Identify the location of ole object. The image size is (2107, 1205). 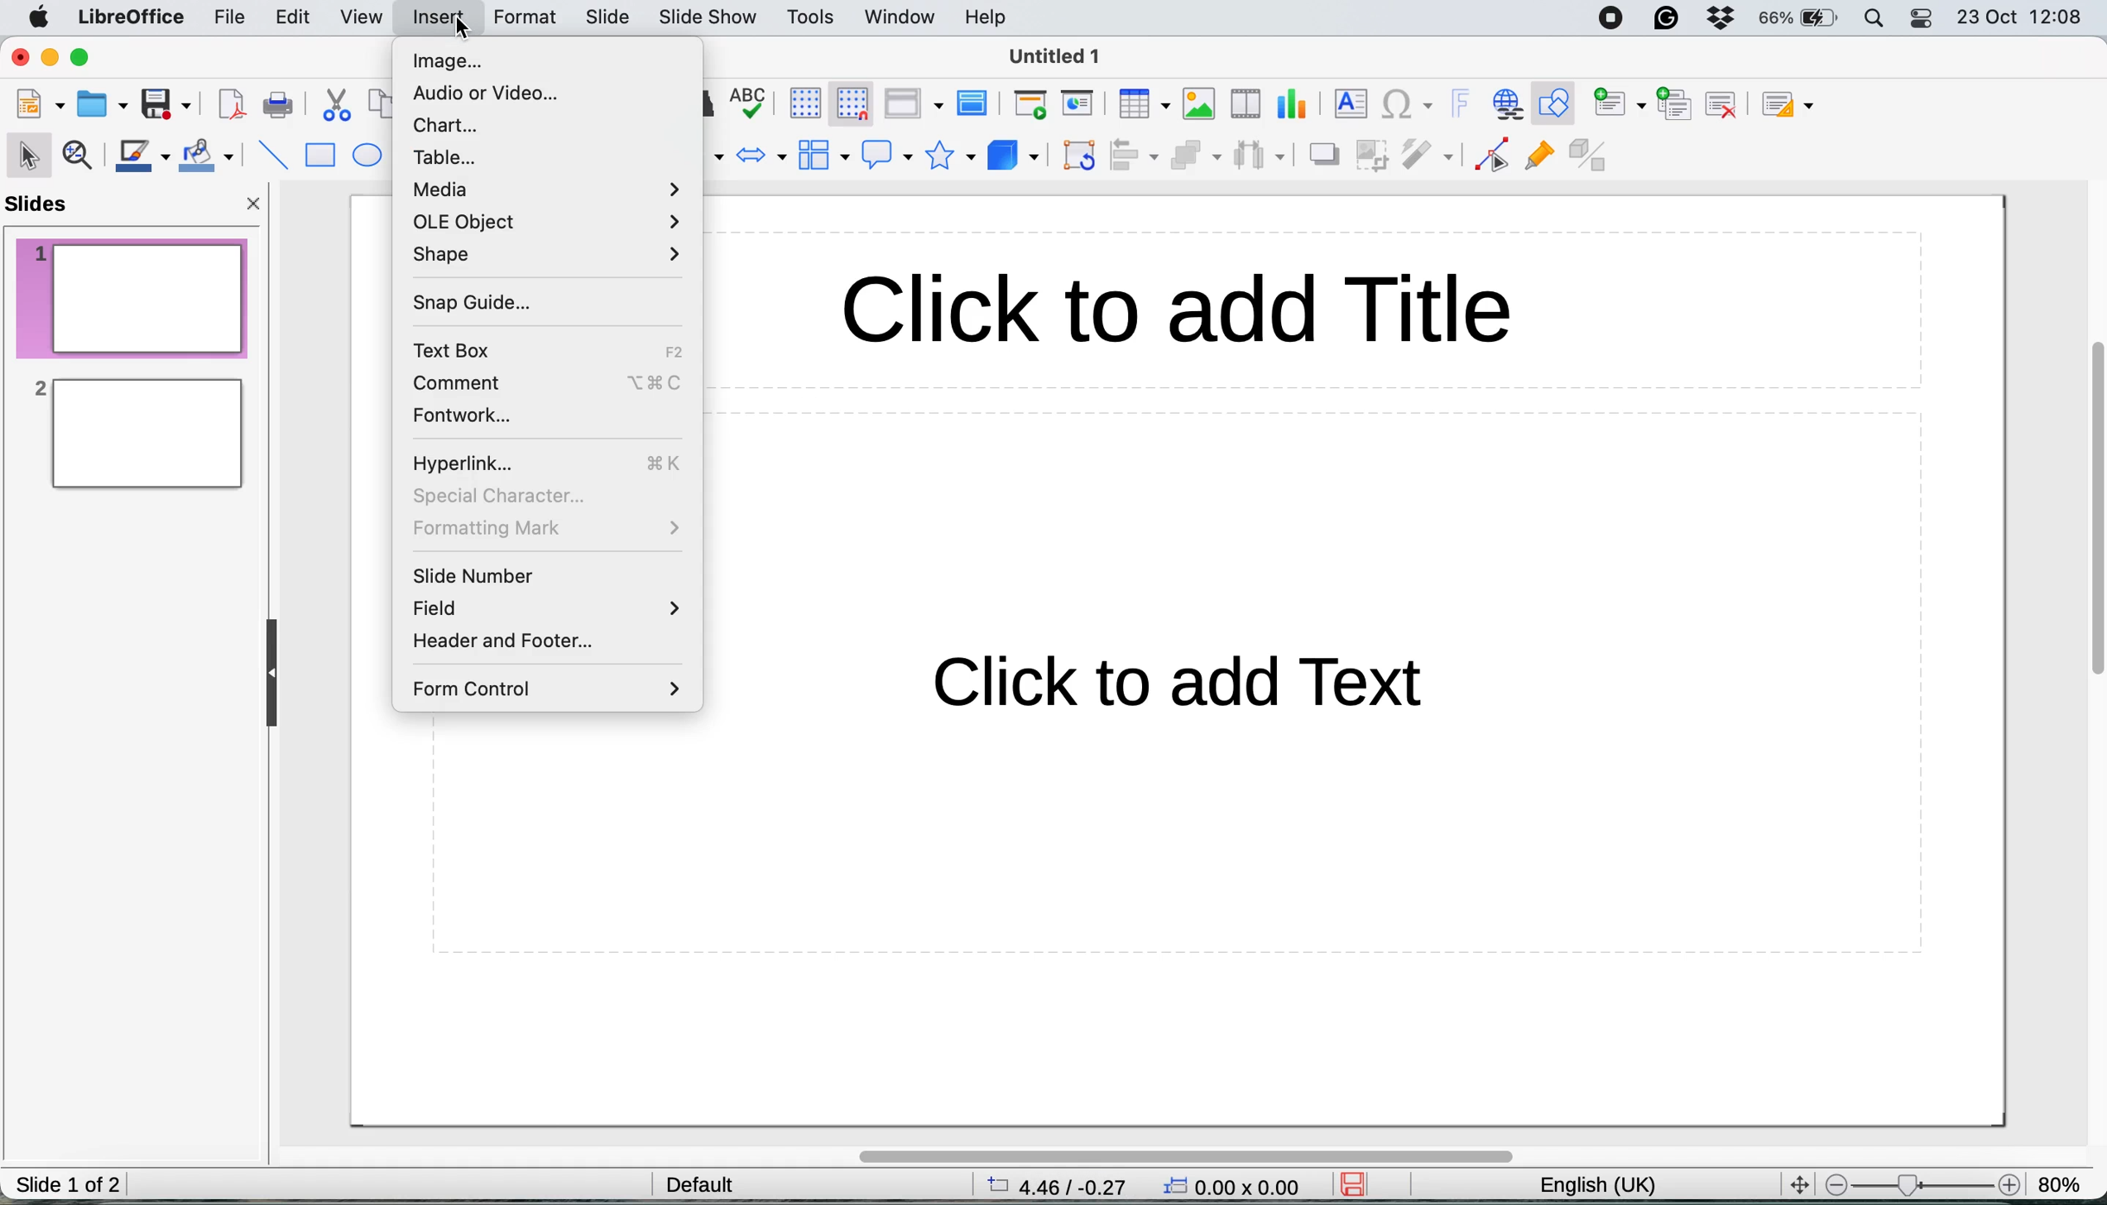
(551, 220).